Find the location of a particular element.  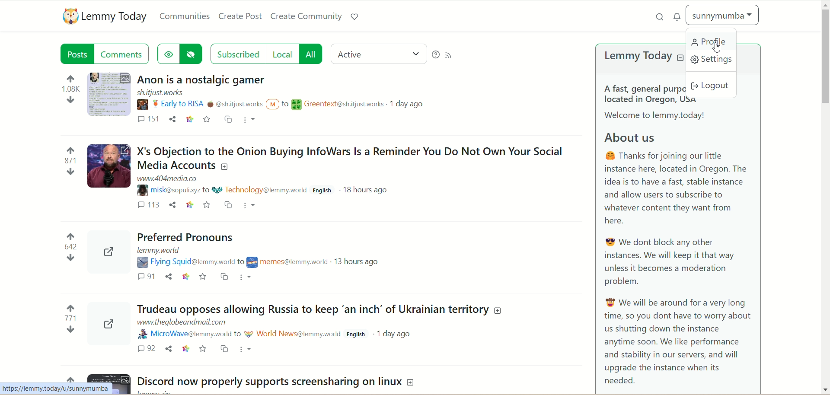

Can be expanded is located at coordinates (107, 247).